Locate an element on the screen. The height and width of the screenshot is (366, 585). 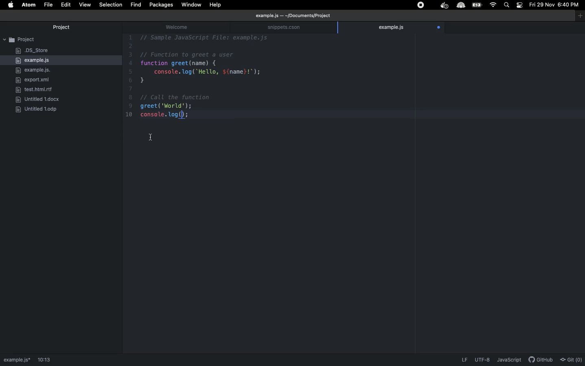
View is located at coordinates (85, 5).